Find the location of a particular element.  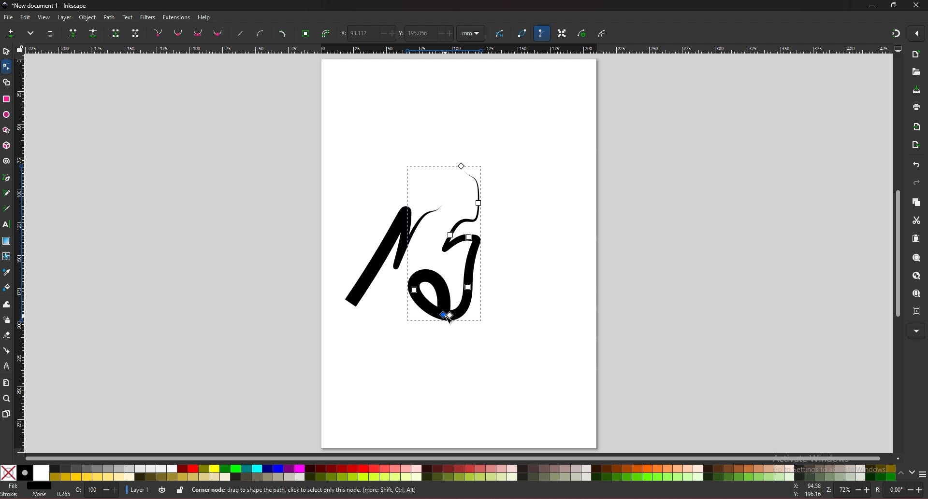

y coordinate is located at coordinates (426, 33).